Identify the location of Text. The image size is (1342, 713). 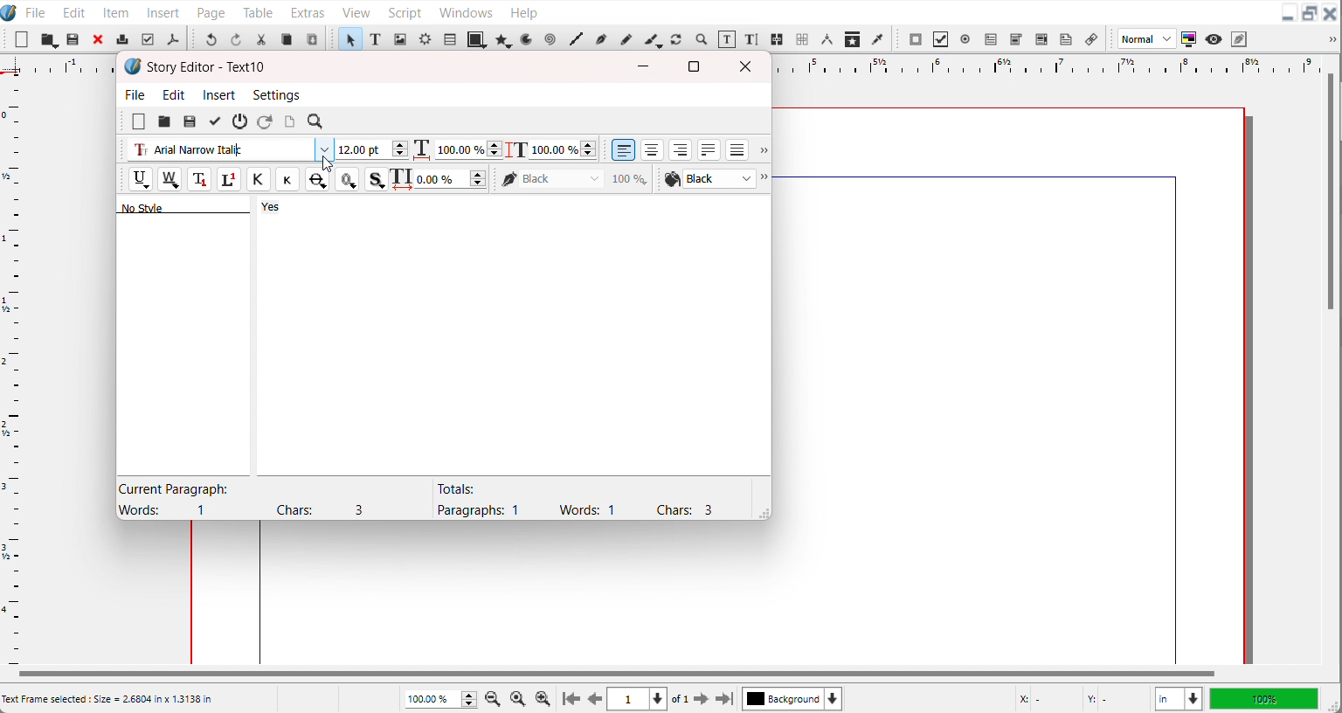
(574, 499).